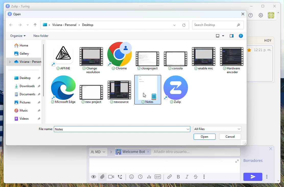  Describe the element at coordinates (29, 79) in the screenshot. I see `Desktope` at that location.